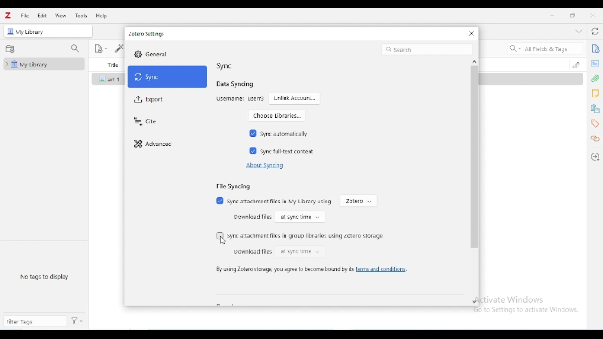 This screenshot has width=603, height=339. What do you see at coordinates (544, 48) in the screenshot?
I see `search all fields & tags` at bounding box center [544, 48].